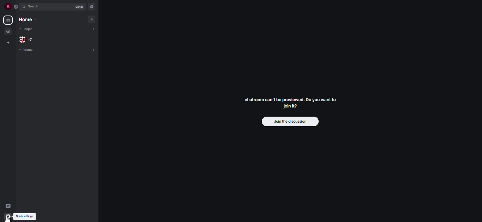 This screenshot has width=482, height=222. I want to click on search, so click(34, 7).